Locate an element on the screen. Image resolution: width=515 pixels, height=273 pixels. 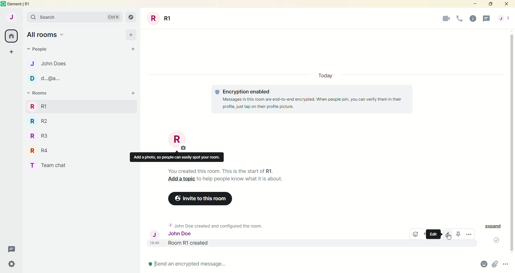
Cursor is located at coordinates (448, 237).